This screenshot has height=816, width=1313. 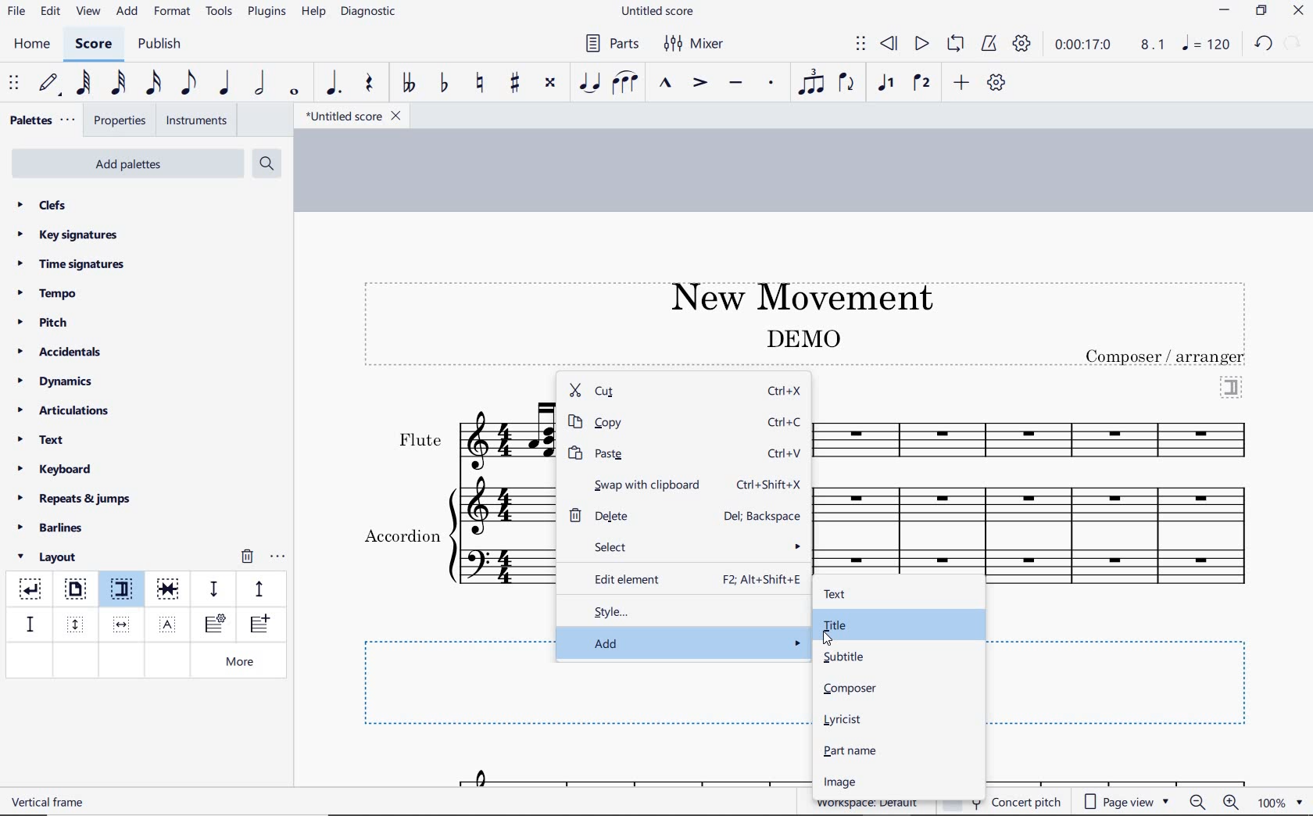 What do you see at coordinates (55, 528) in the screenshot?
I see `barlines` at bounding box center [55, 528].